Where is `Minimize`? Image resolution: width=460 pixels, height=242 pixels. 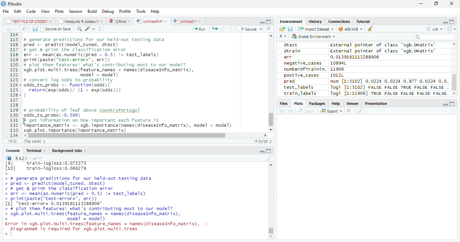 Minimize is located at coordinates (262, 152).